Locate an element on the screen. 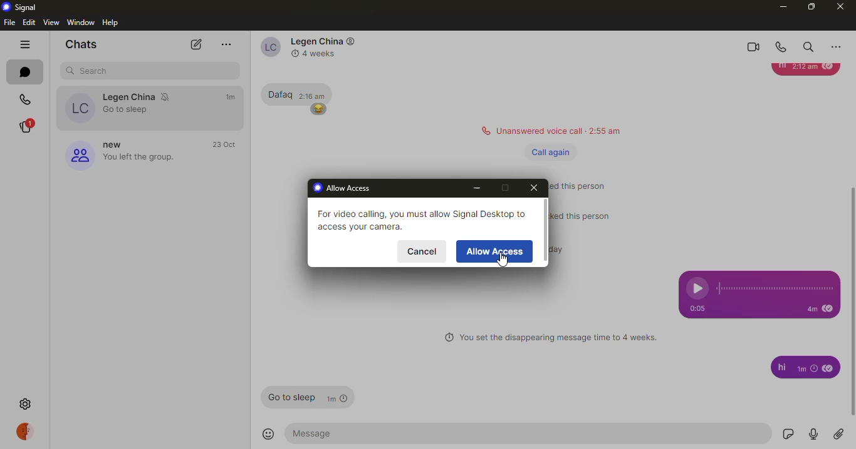 The height and width of the screenshot is (449, 856). Legan china is located at coordinates (128, 97).